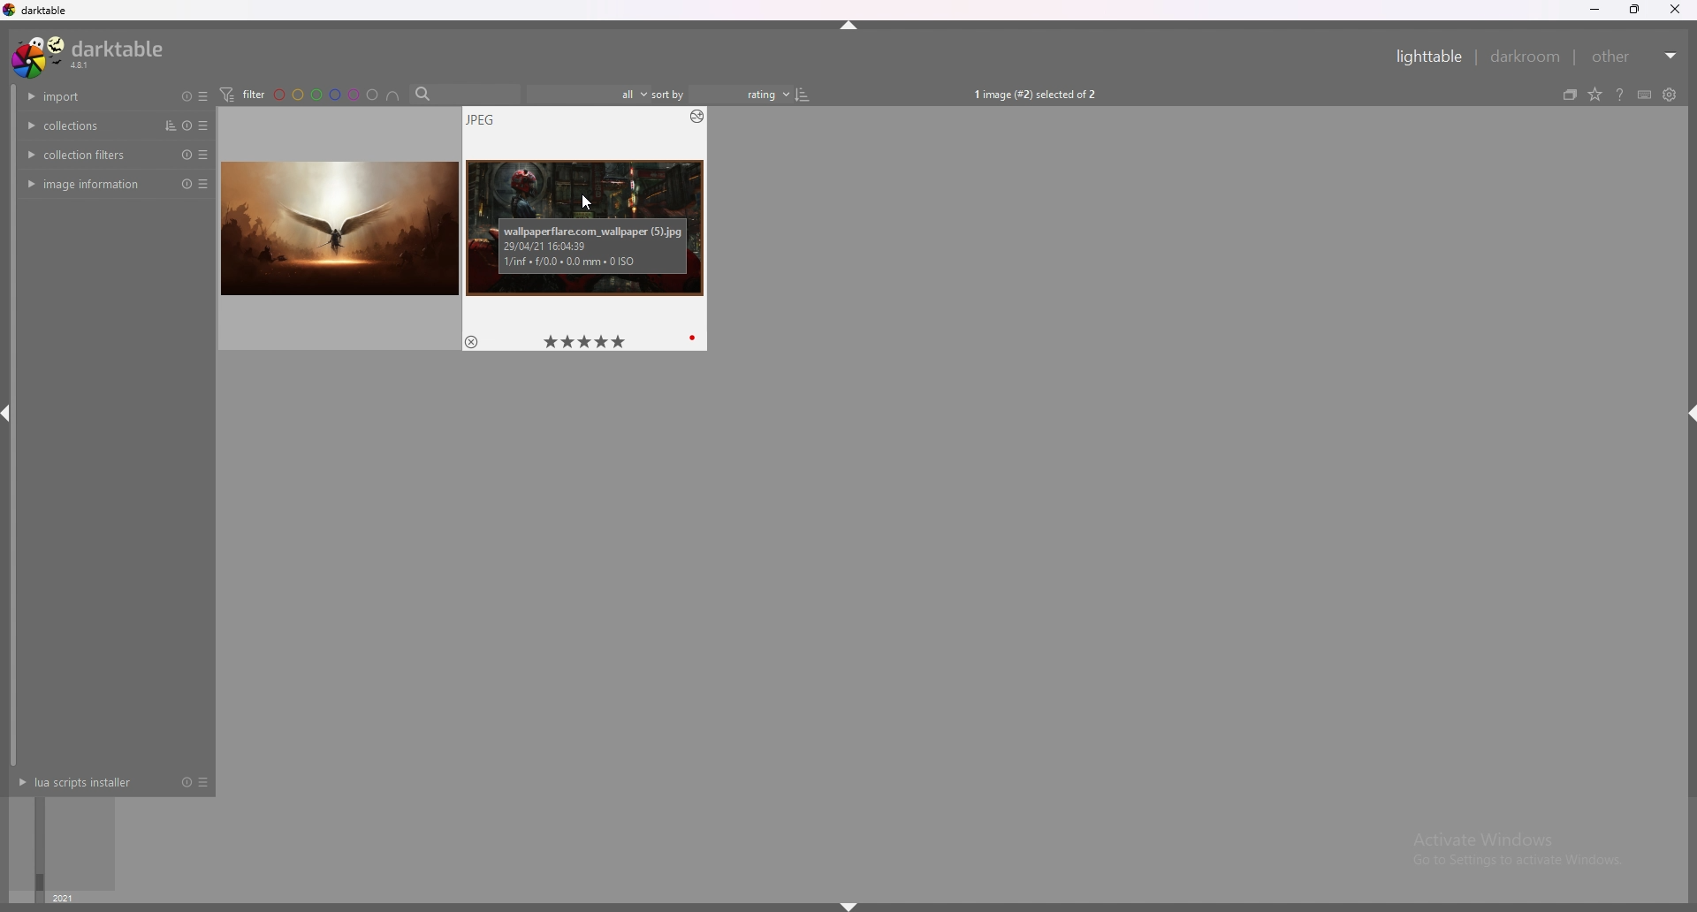  Describe the element at coordinates (1594, 10) in the screenshot. I see `minimize` at that location.